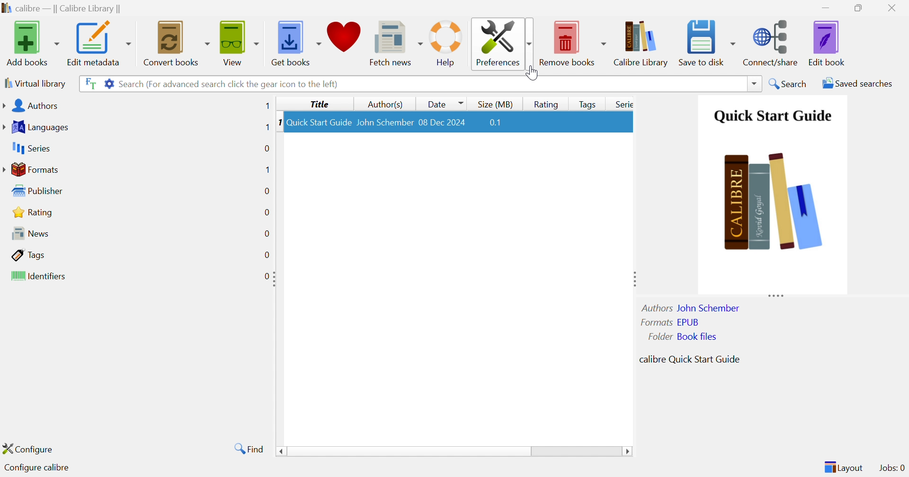 This screenshot has height=477, width=909. I want to click on Restore Down, so click(861, 9).